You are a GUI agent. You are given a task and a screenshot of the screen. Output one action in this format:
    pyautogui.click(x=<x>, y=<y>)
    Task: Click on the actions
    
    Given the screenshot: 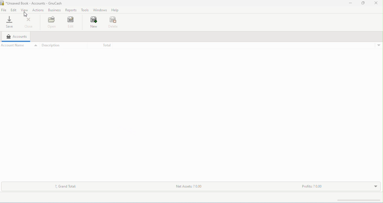 What is the action you would take?
    pyautogui.click(x=38, y=10)
    